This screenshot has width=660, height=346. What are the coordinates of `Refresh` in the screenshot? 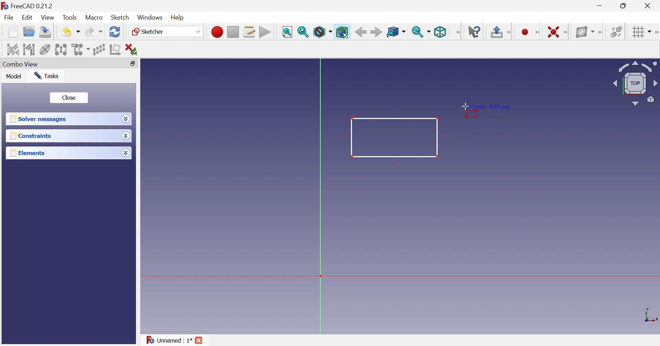 It's located at (115, 32).